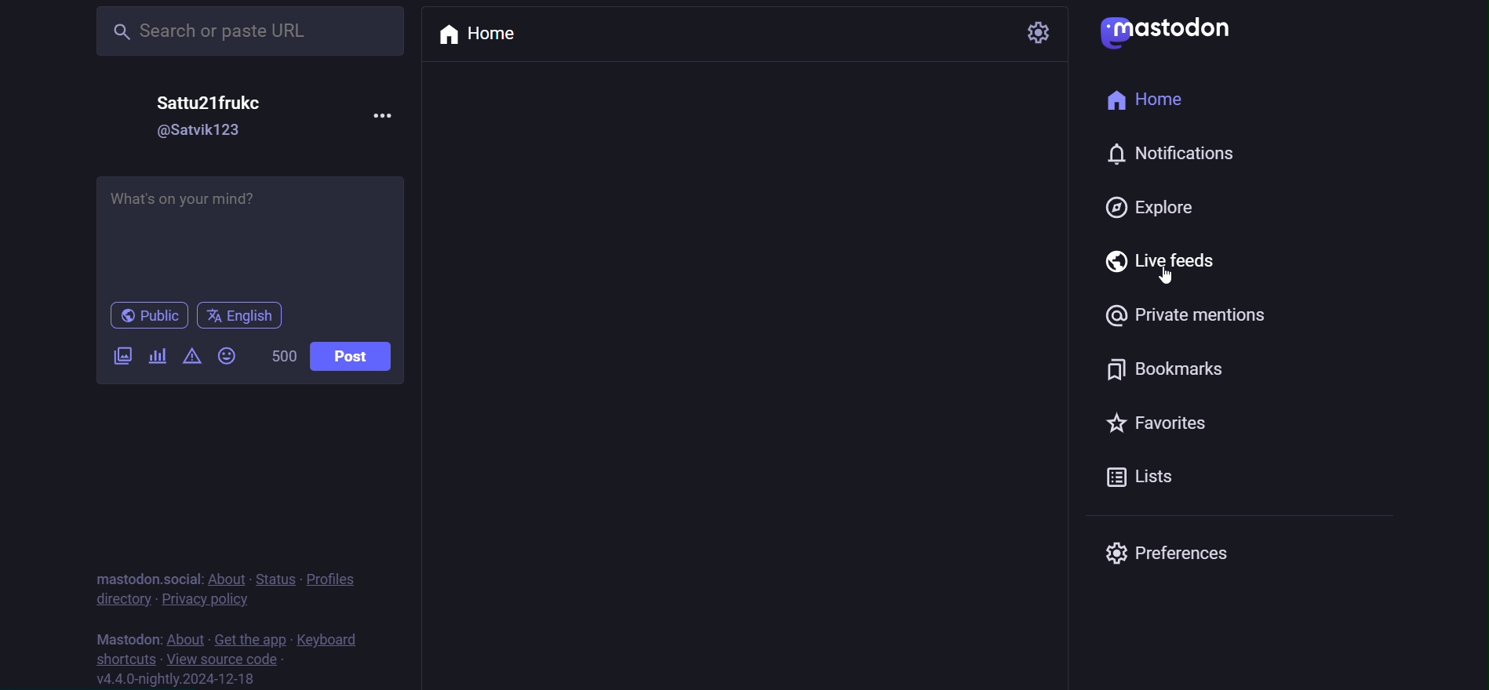  Describe the element at coordinates (1152, 260) in the screenshot. I see `live feed` at that location.